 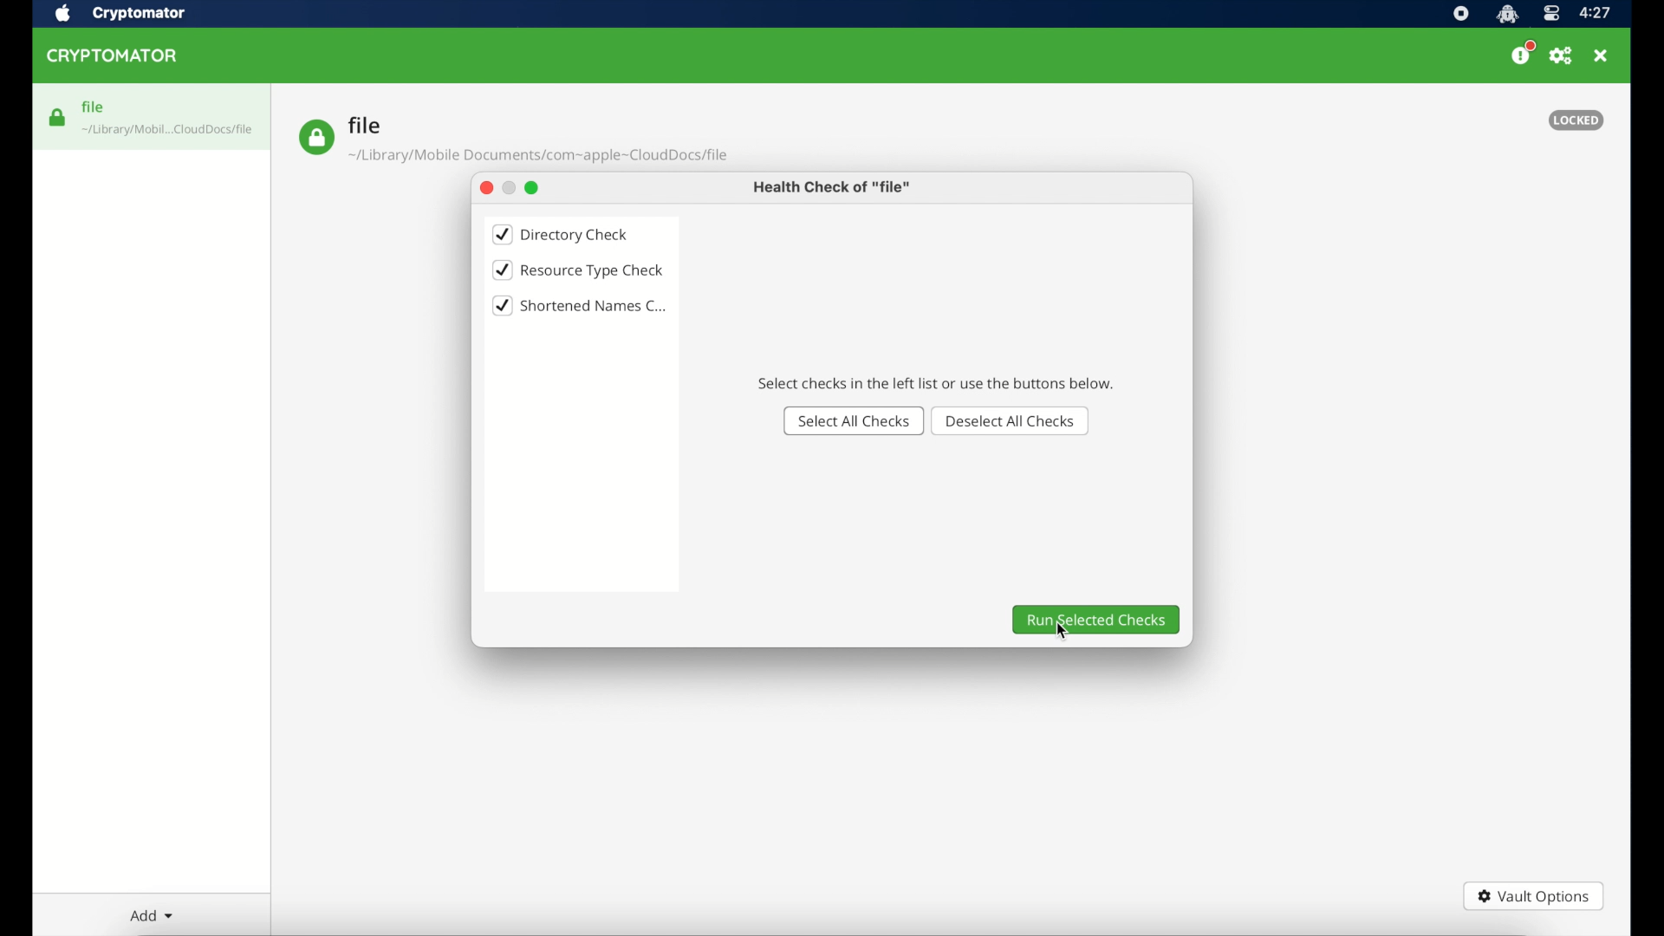 What do you see at coordinates (1460, 14) in the screenshot?
I see `screen recorder icon` at bounding box center [1460, 14].